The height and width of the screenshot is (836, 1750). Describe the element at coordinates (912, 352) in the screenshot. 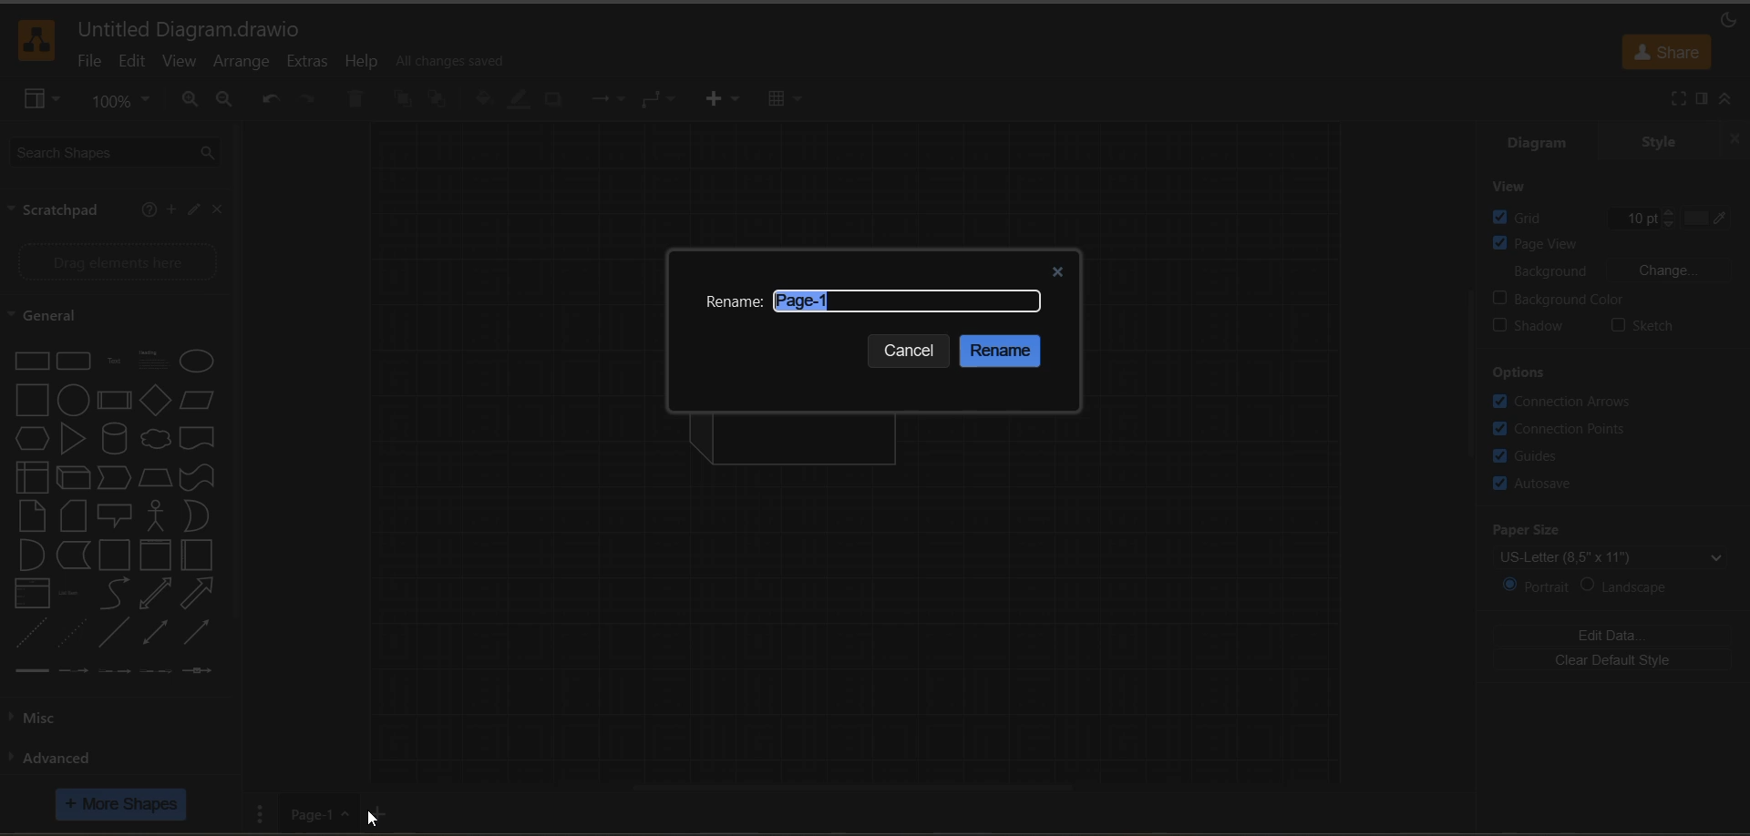

I see `cancel` at that location.